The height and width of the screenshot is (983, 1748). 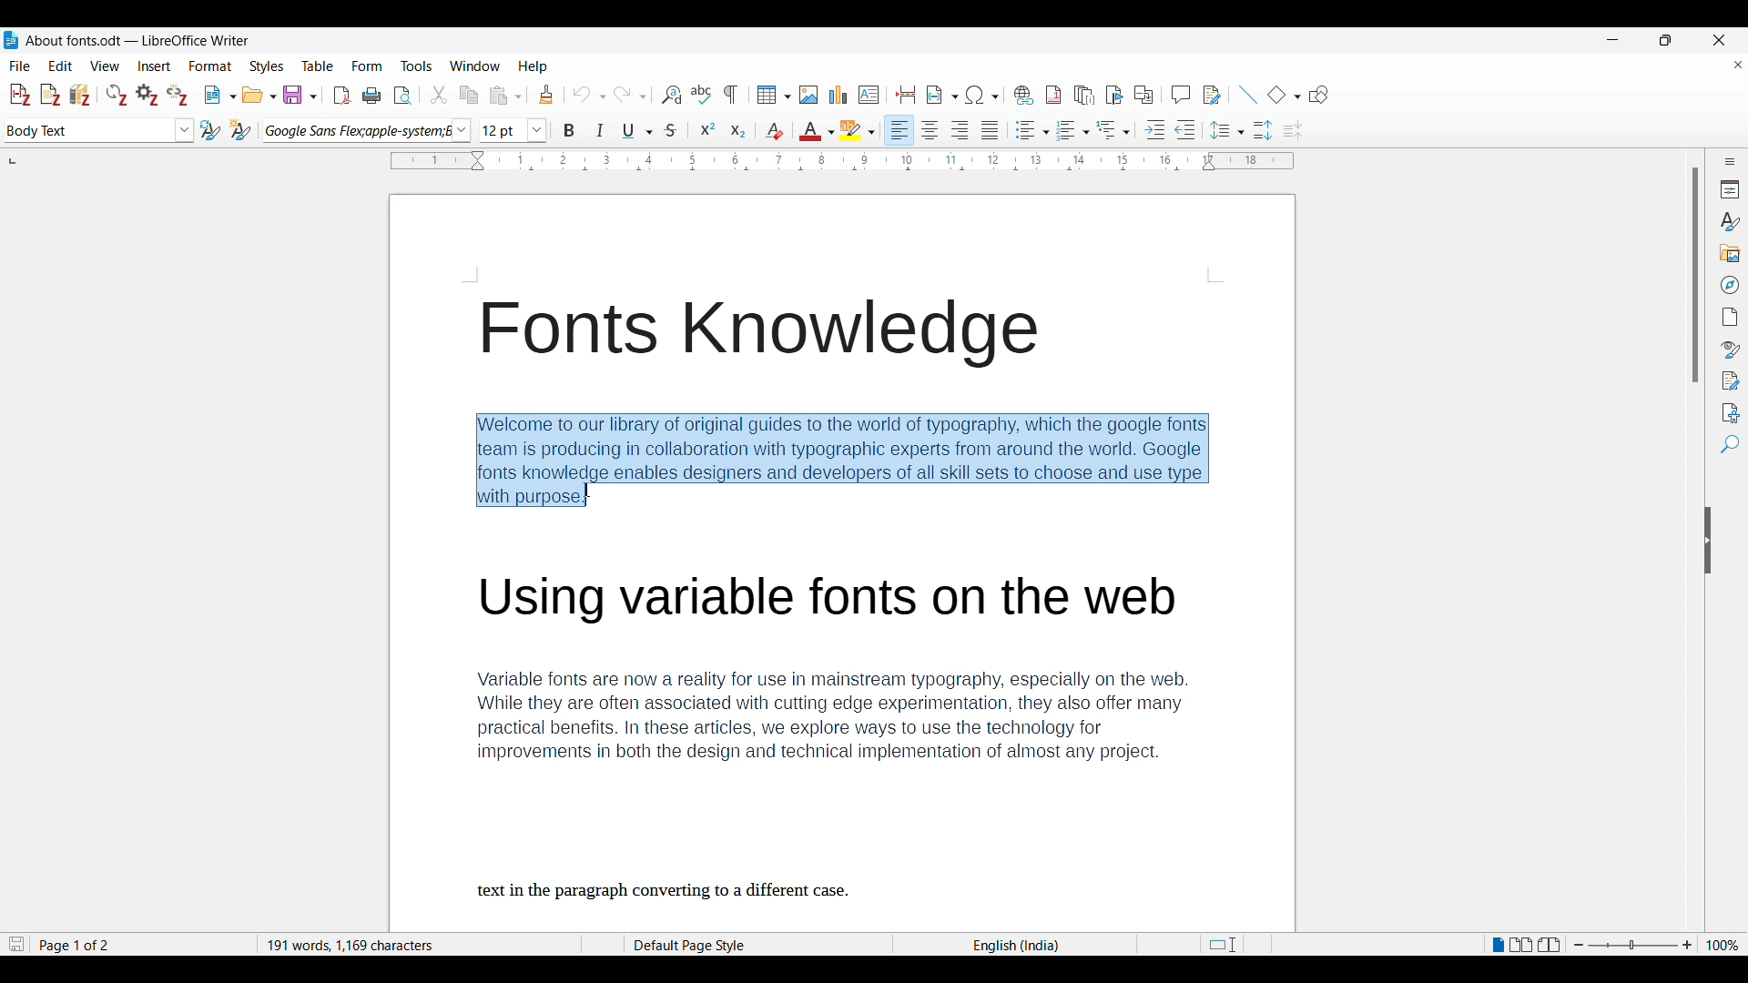 What do you see at coordinates (842, 161) in the screenshot?
I see `Horizontal scale` at bounding box center [842, 161].